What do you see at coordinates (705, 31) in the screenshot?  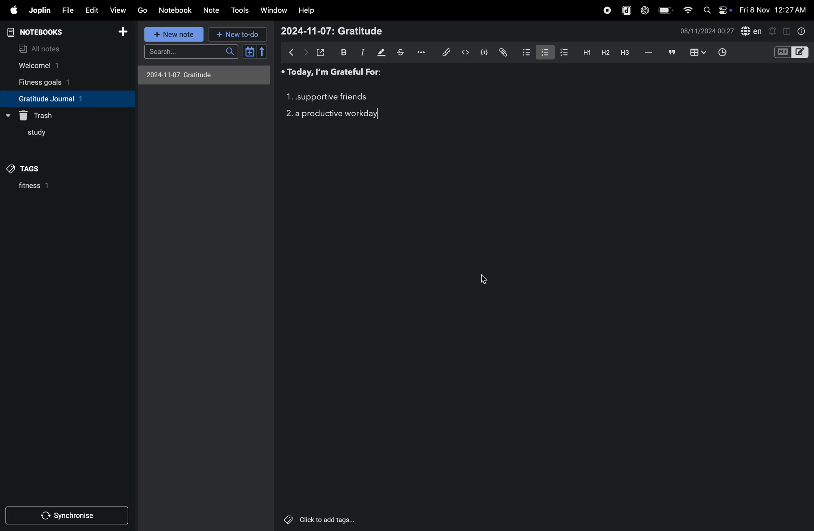 I see `08/11/2024 00:27` at bounding box center [705, 31].